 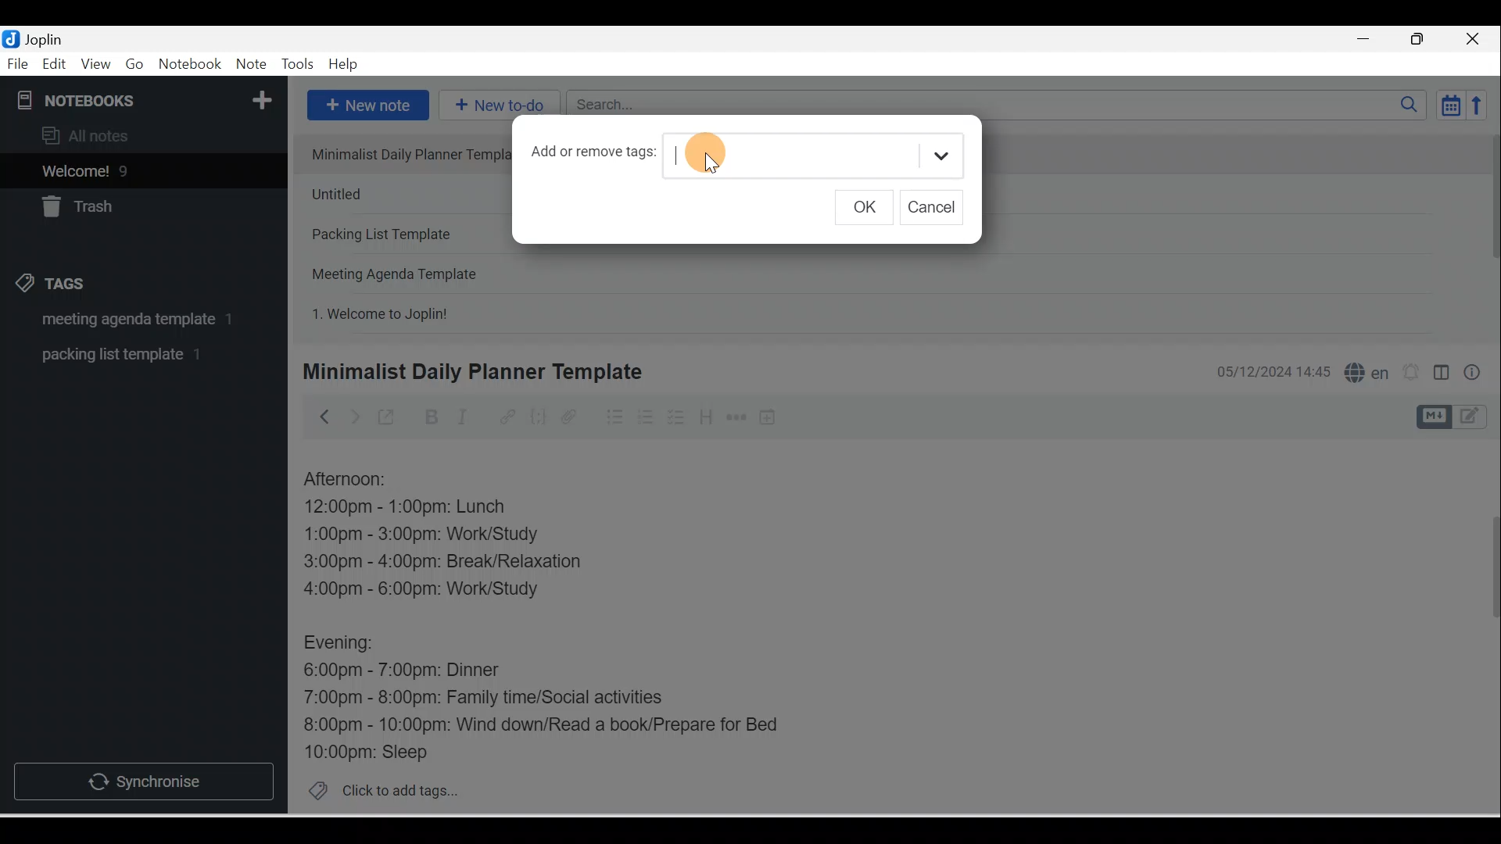 What do you see at coordinates (56, 286) in the screenshot?
I see `Tags` at bounding box center [56, 286].